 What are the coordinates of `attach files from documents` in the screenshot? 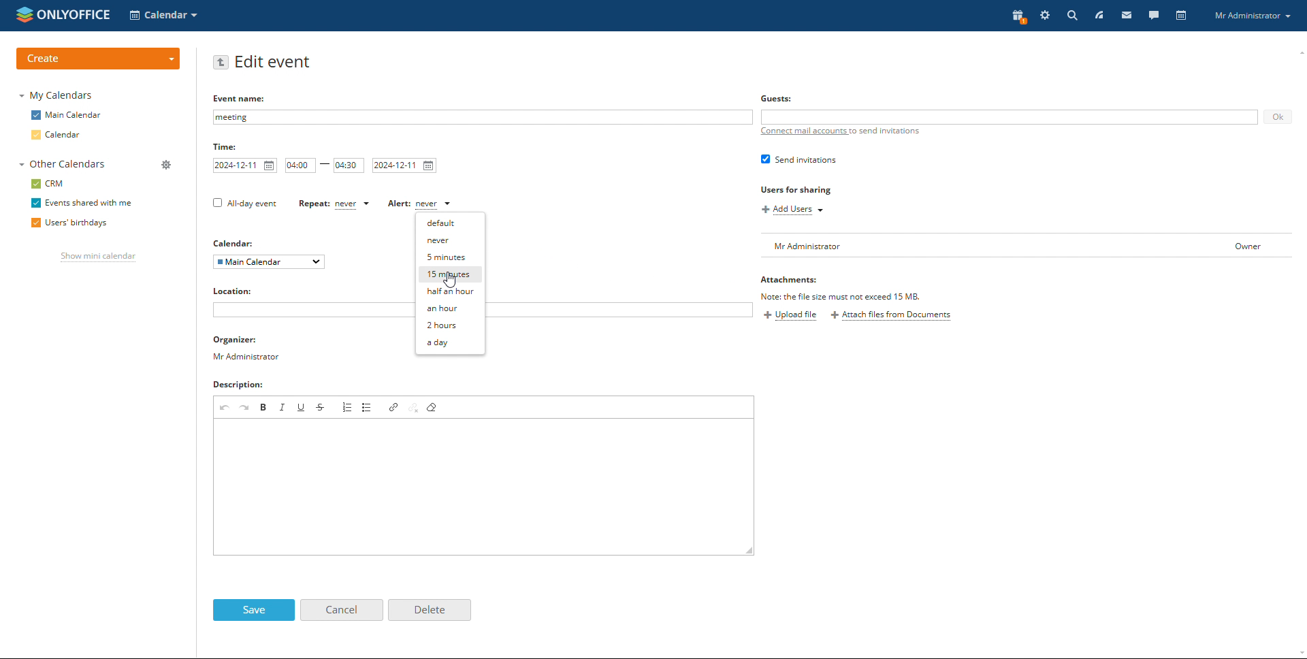 It's located at (892, 316).